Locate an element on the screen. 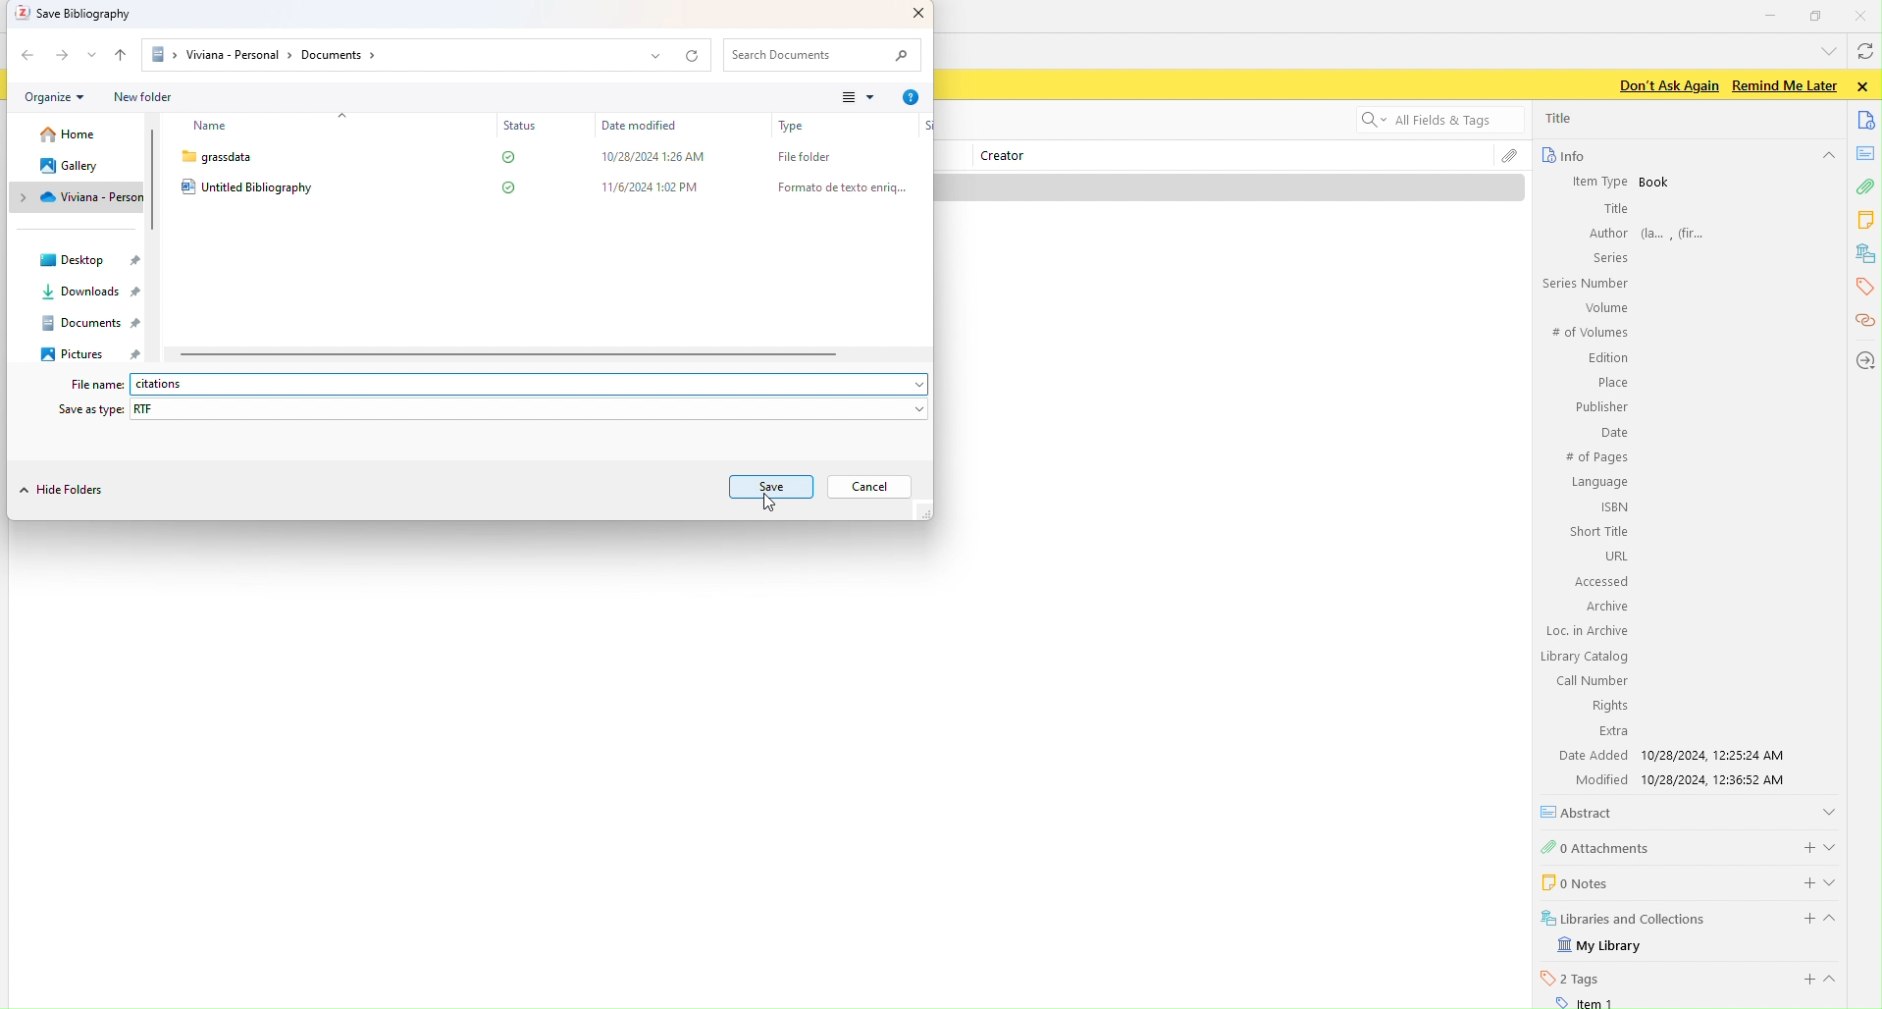  ‘Modified is located at coordinates (1594, 779).